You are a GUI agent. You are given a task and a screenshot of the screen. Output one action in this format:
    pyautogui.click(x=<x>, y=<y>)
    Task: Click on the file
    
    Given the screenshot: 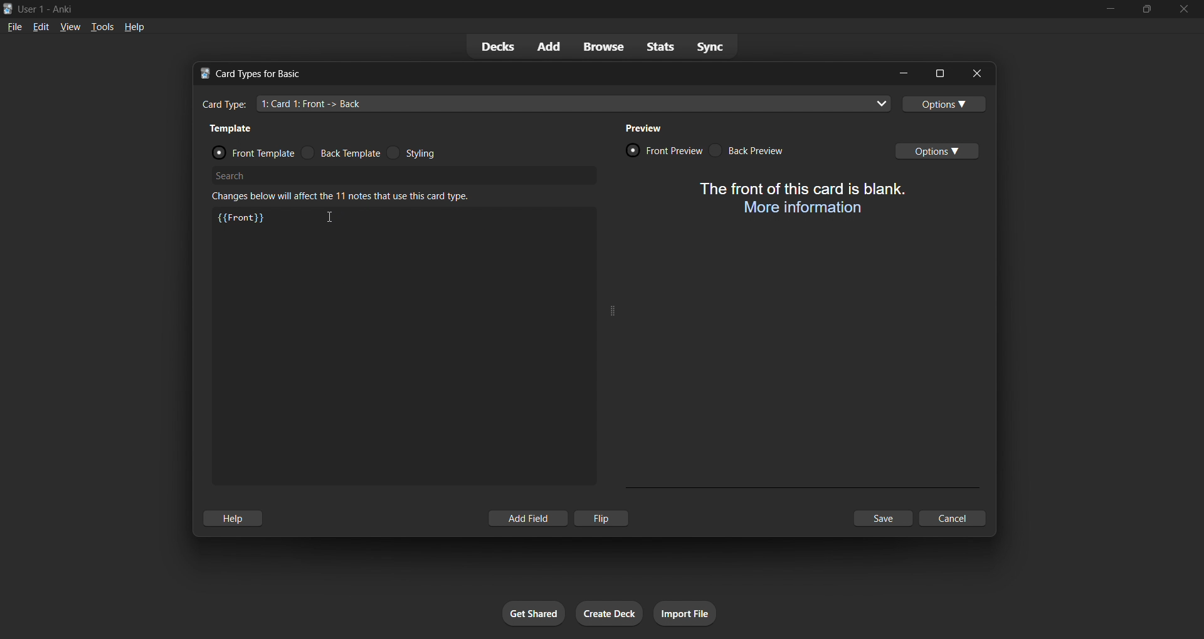 What is the action you would take?
    pyautogui.click(x=16, y=26)
    